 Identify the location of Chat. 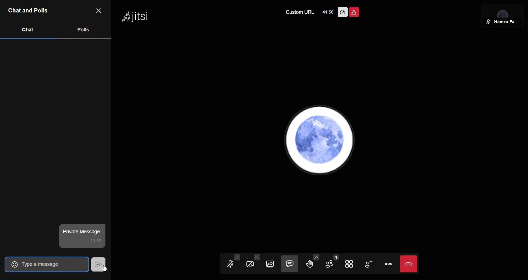
(27, 29).